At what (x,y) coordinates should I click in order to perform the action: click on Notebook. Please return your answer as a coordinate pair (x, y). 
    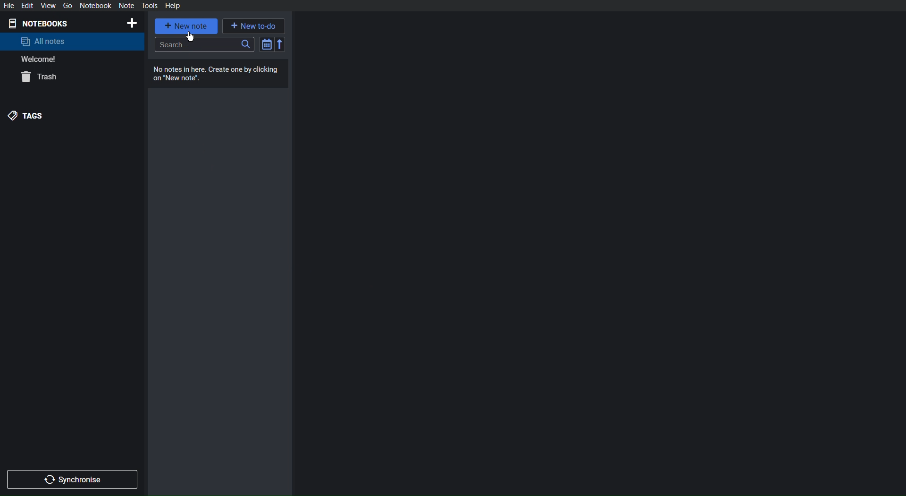
    Looking at the image, I should click on (95, 6).